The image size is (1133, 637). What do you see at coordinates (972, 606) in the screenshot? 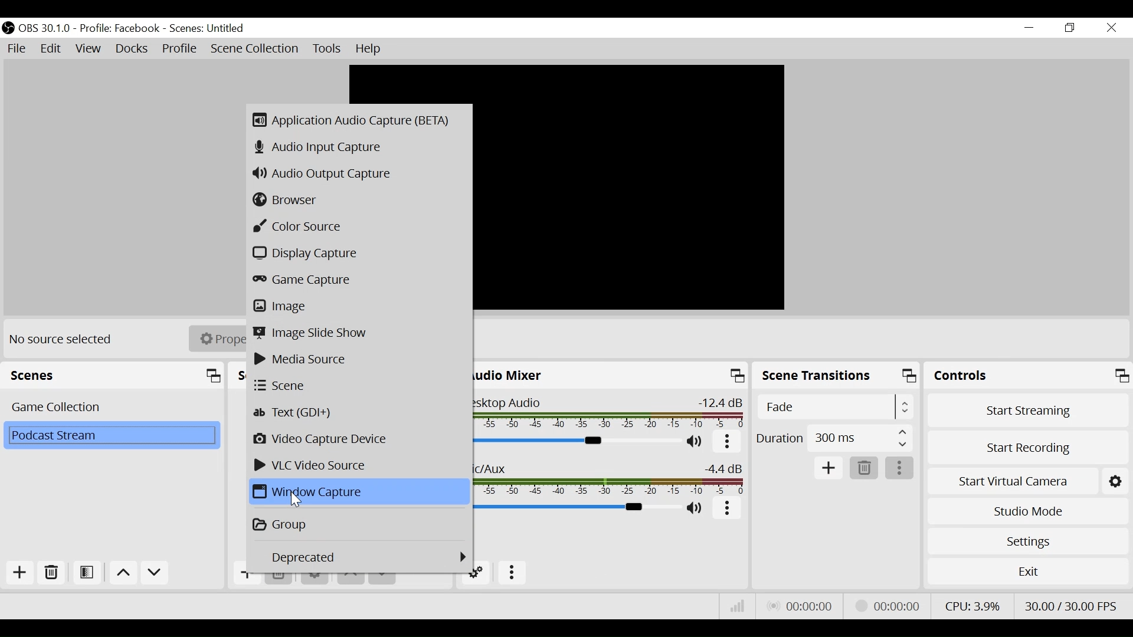
I see `CPU Usage` at bounding box center [972, 606].